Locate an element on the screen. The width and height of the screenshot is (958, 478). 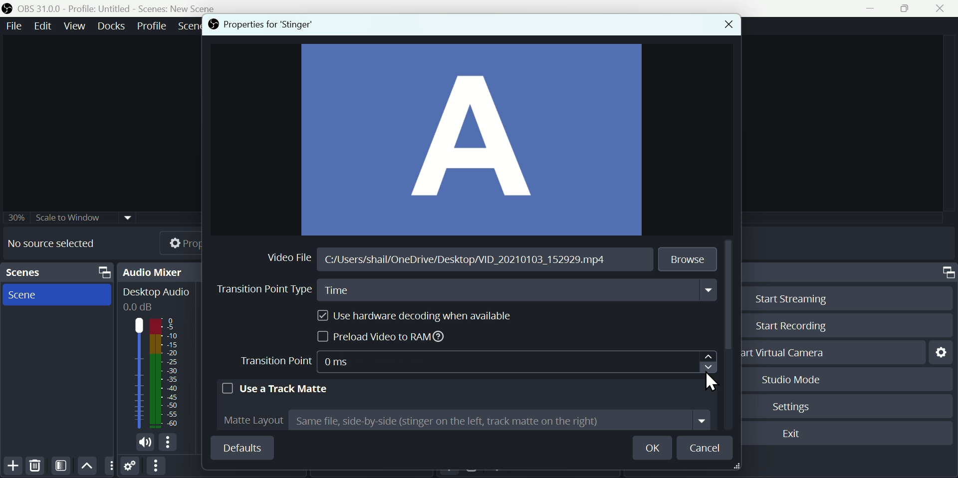
properties for Stinger is located at coordinates (259, 25).